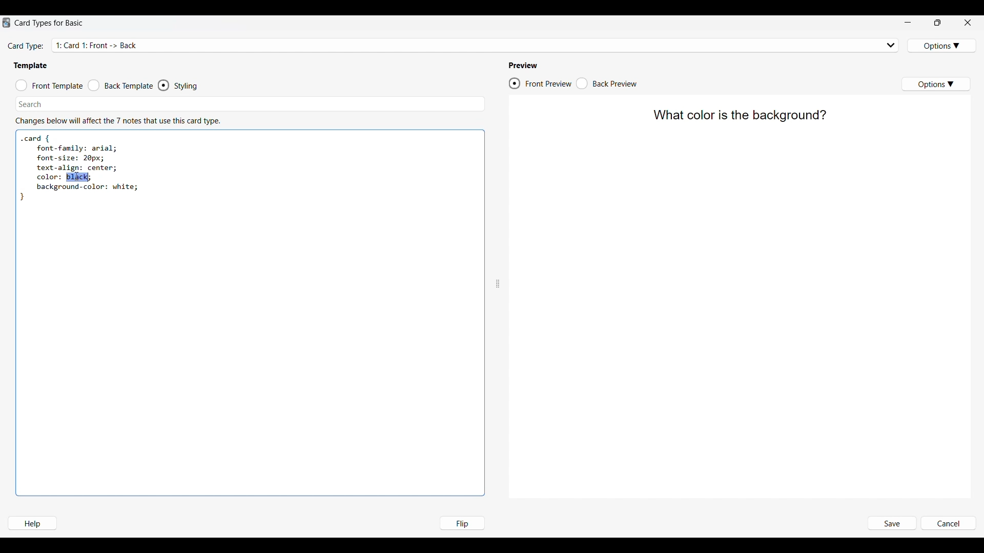 The width and height of the screenshot is (984, 553). Describe the element at coordinates (77, 177) in the screenshot. I see `Cursor` at that location.